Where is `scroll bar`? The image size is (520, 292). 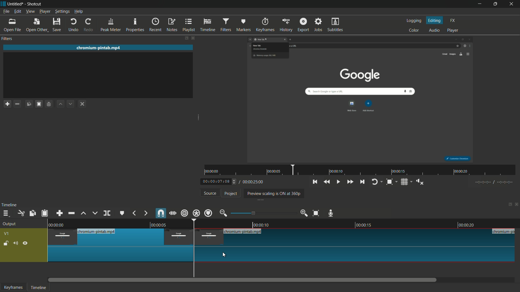
scroll bar is located at coordinates (243, 280).